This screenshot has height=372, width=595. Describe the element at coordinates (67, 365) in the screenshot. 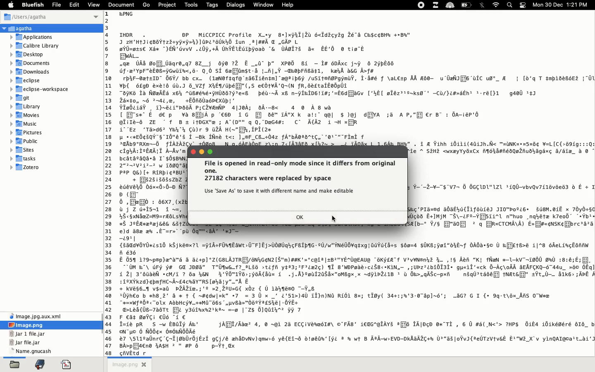

I see `code` at that location.